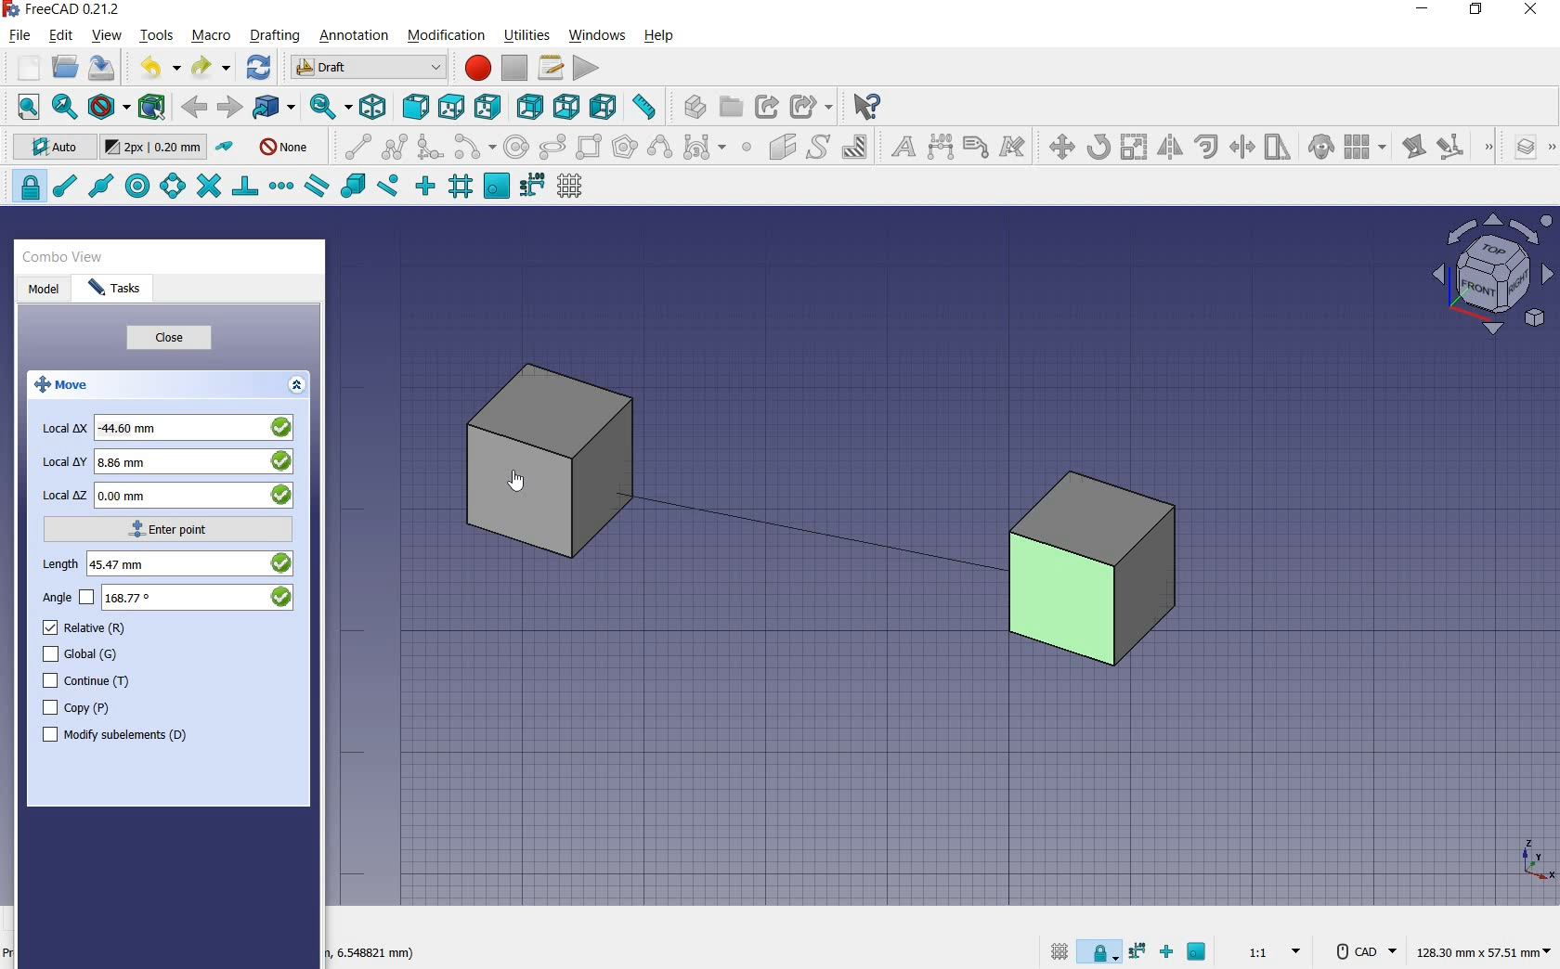  I want to click on label, so click(976, 147).